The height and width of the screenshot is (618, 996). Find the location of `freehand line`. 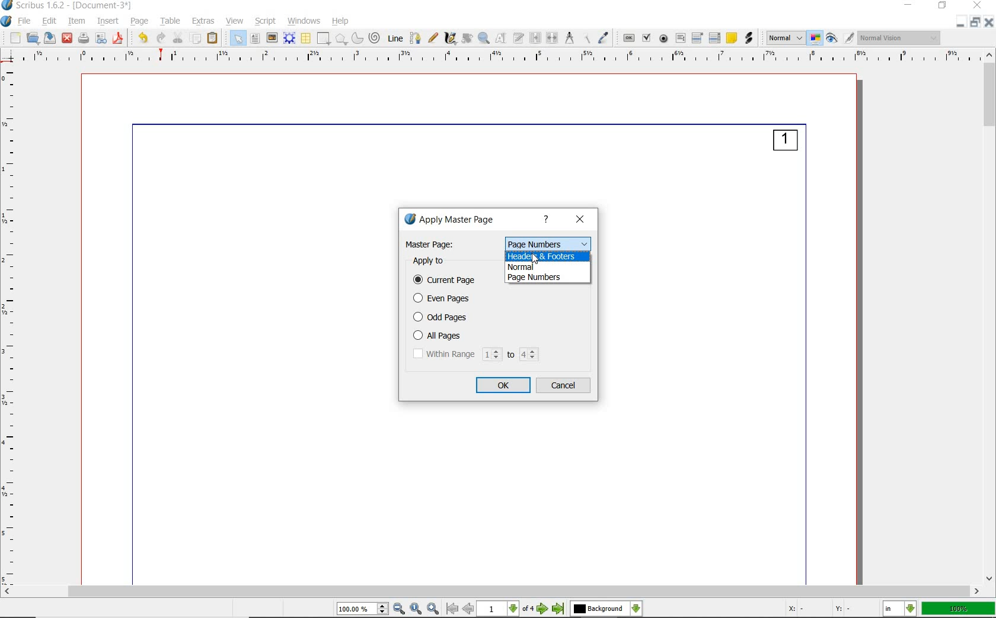

freehand line is located at coordinates (433, 38).